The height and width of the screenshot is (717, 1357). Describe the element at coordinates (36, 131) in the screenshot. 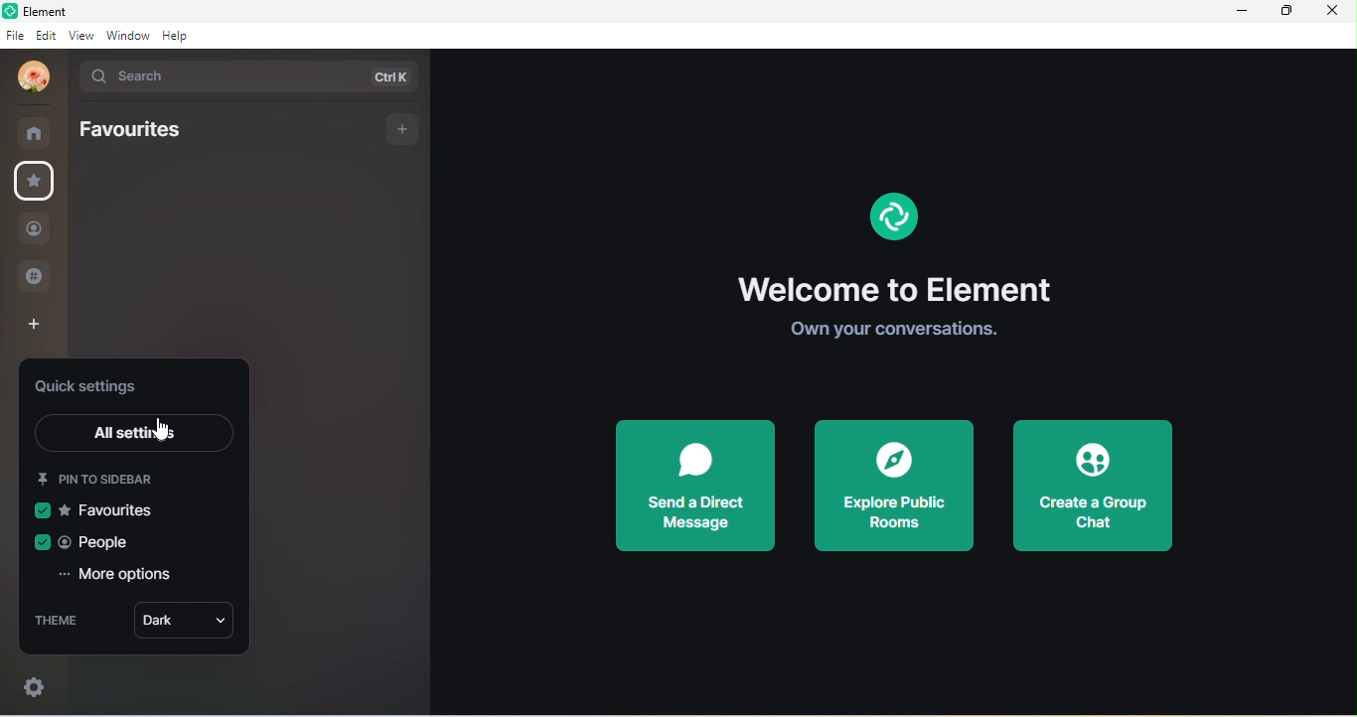

I see `room` at that location.